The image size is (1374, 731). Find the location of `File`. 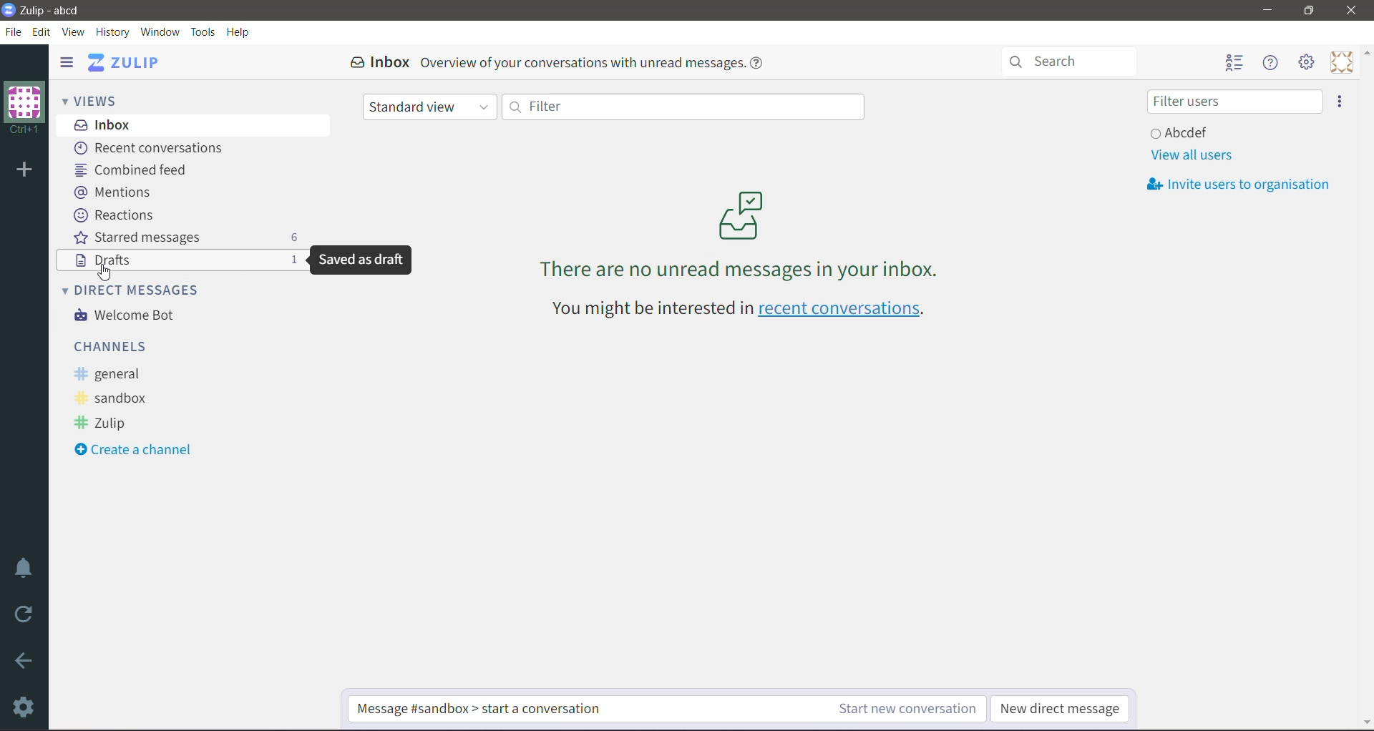

File is located at coordinates (14, 32).